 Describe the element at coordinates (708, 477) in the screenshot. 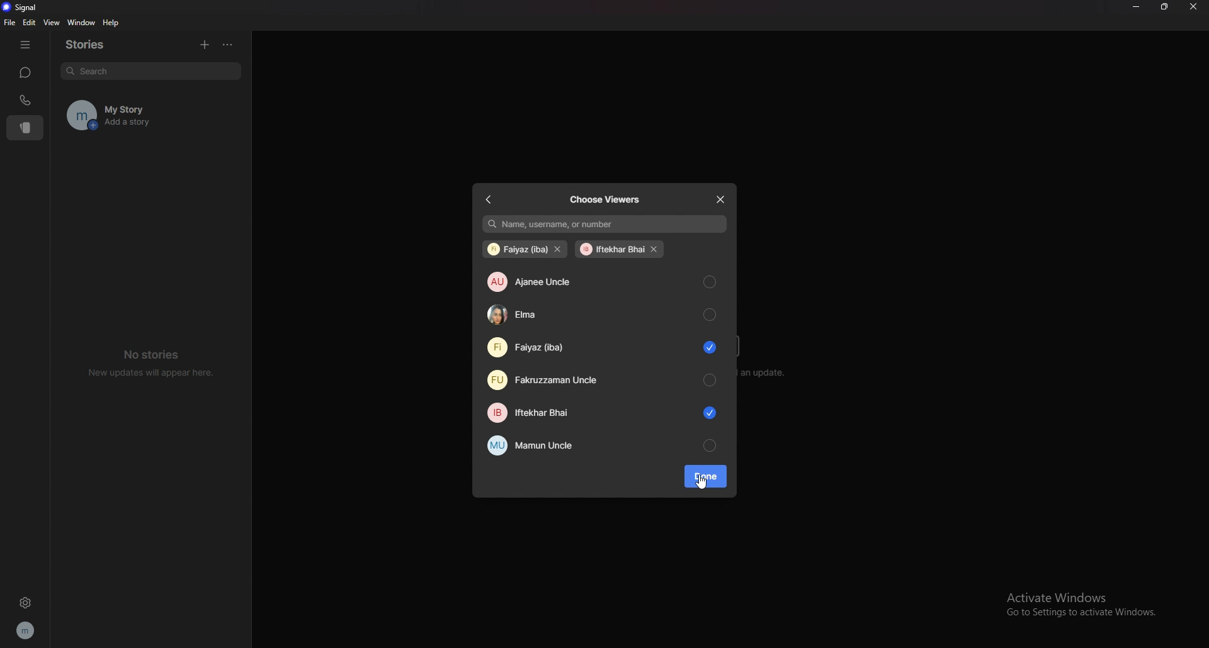

I see `done` at that location.